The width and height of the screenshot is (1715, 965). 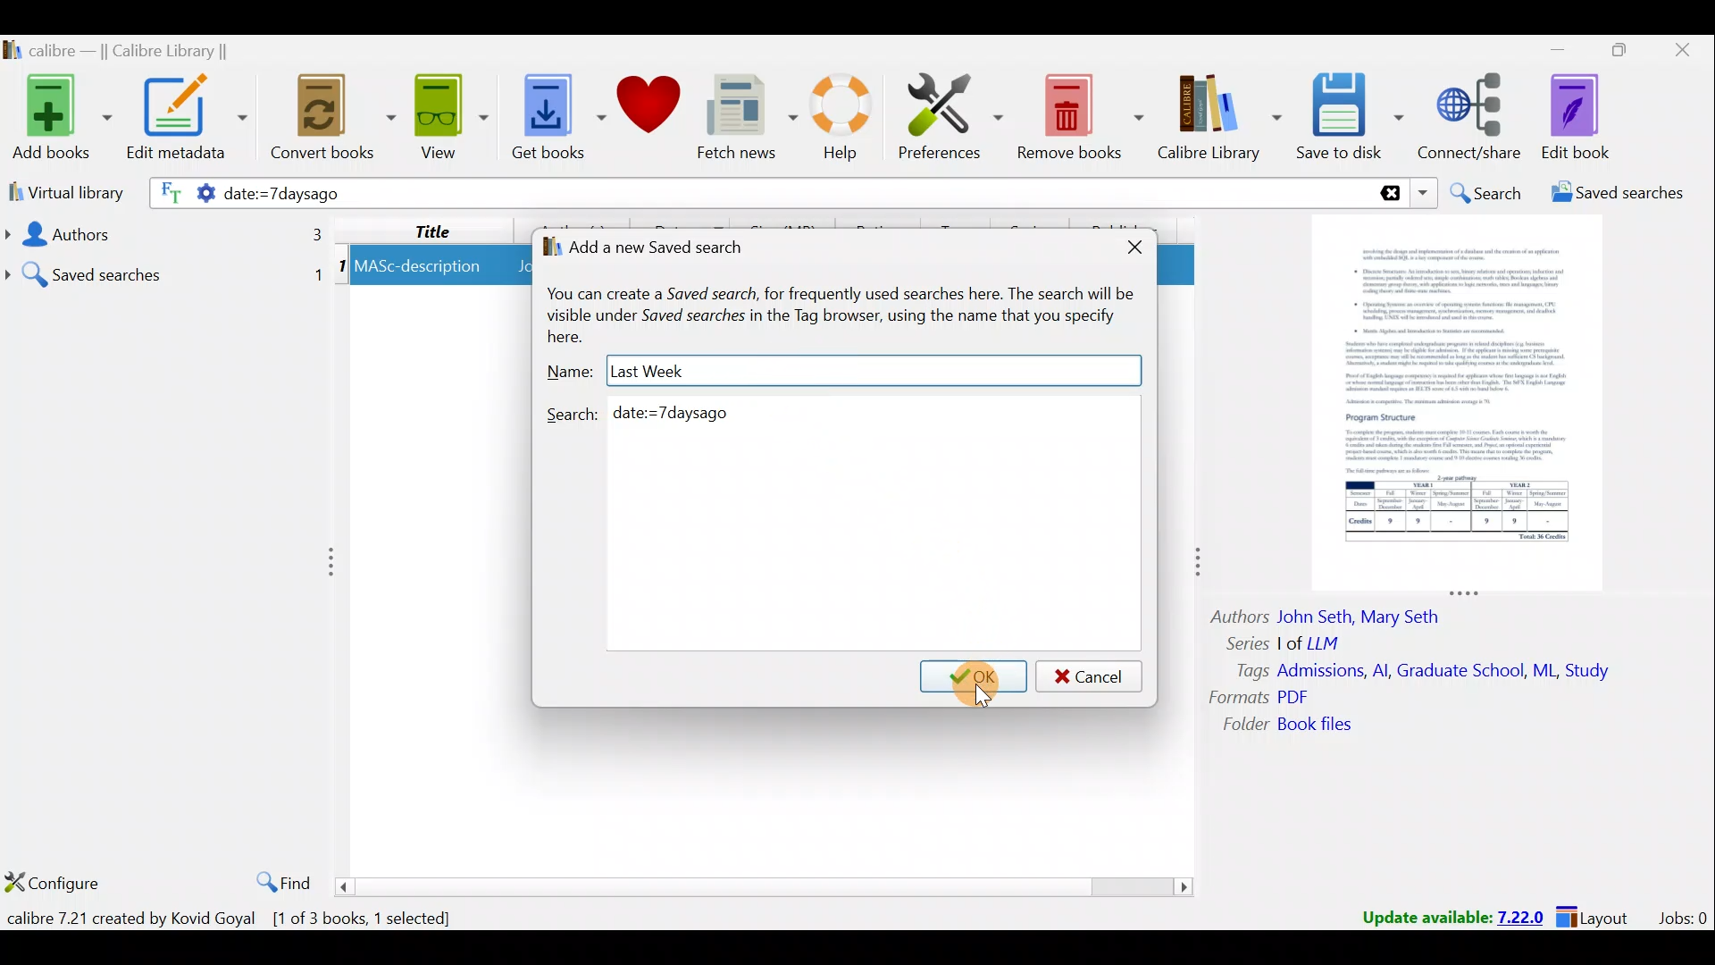 What do you see at coordinates (165, 268) in the screenshot?
I see `Saved searches` at bounding box center [165, 268].